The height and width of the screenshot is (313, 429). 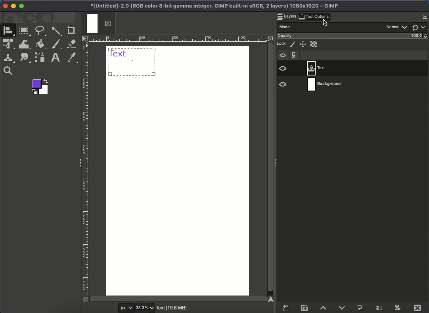 What do you see at coordinates (294, 55) in the screenshot?
I see `Chain` at bounding box center [294, 55].